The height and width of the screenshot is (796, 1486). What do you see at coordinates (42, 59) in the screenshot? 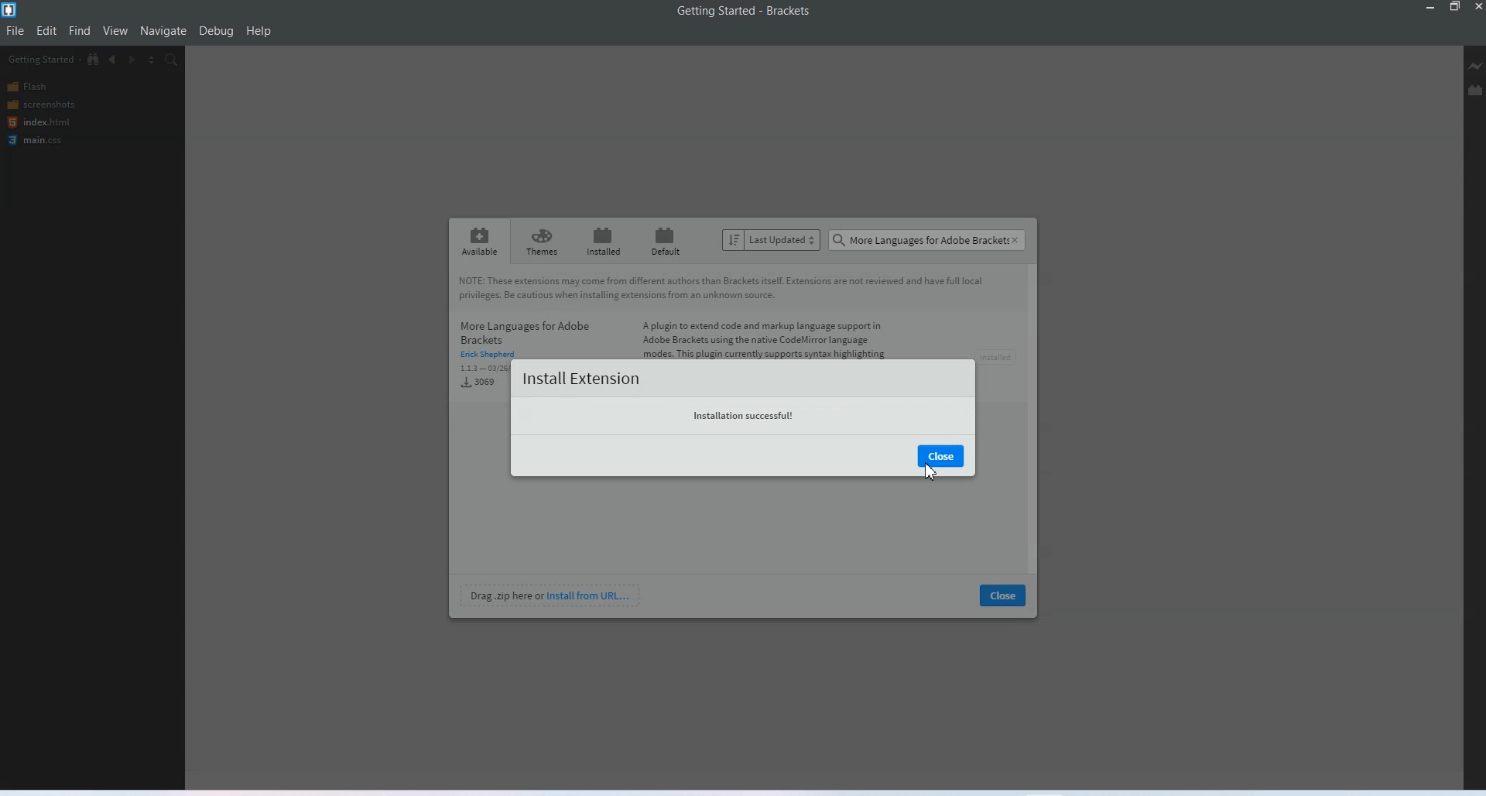
I see `Getting Started` at bounding box center [42, 59].